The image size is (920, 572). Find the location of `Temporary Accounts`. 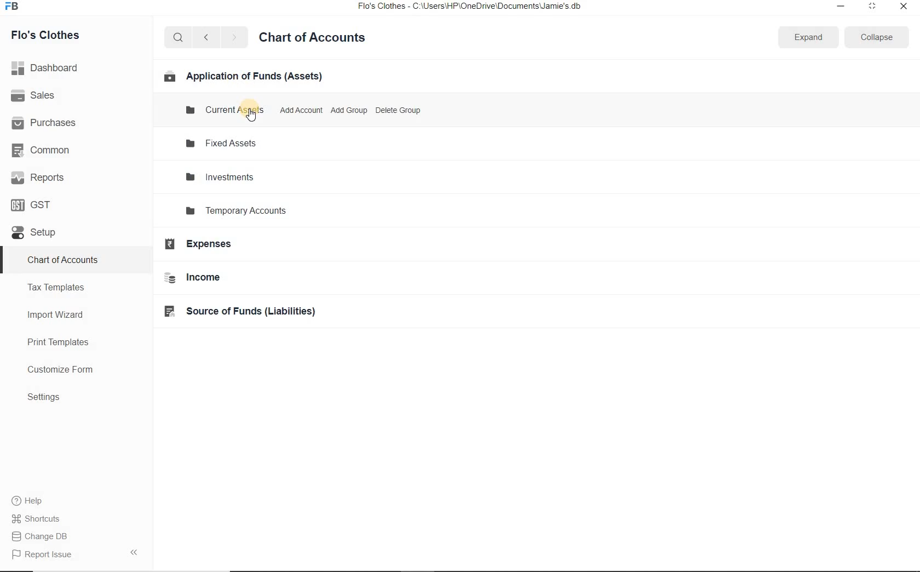

Temporary Accounts is located at coordinates (275, 212).